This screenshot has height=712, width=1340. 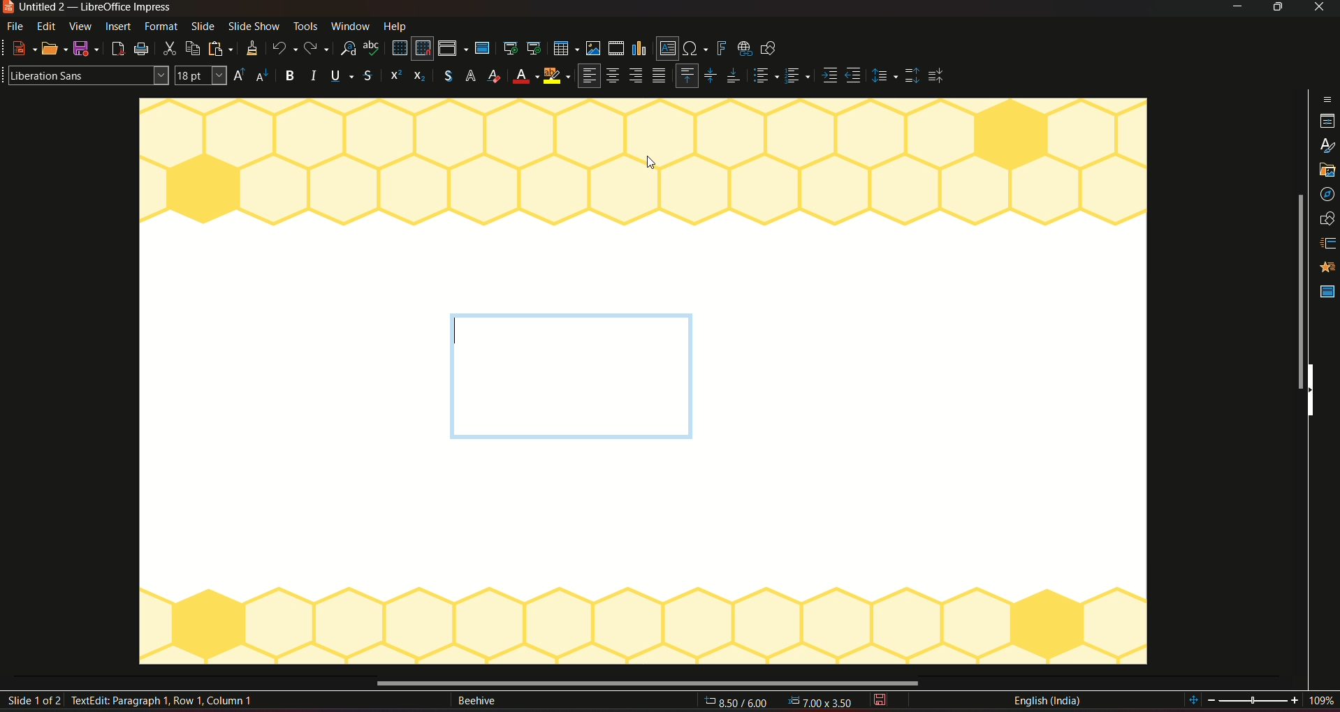 I want to click on insert text box, so click(x=667, y=49).